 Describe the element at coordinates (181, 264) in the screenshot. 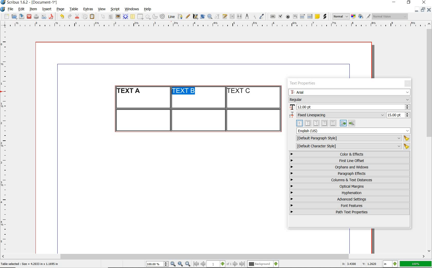

I see `zoom to` at that location.